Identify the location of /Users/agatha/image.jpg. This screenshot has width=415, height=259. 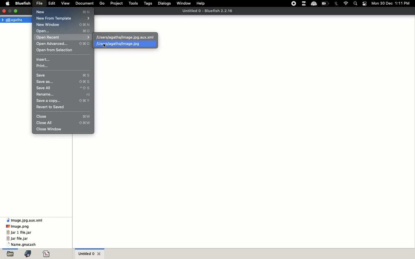
(118, 44).